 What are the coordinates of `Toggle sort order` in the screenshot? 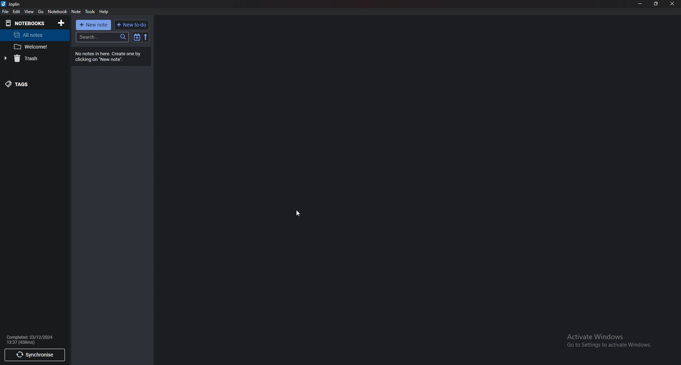 It's located at (137, 38).